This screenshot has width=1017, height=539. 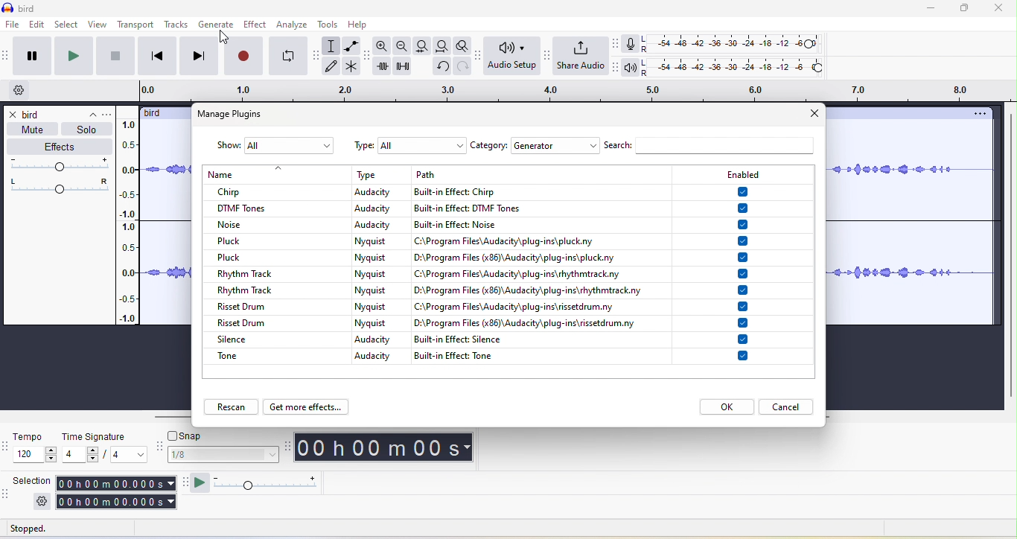 What do you see at coordinates (633, 69) in the screenshot?
I see `playback meter` at bounding box center [633, 69].